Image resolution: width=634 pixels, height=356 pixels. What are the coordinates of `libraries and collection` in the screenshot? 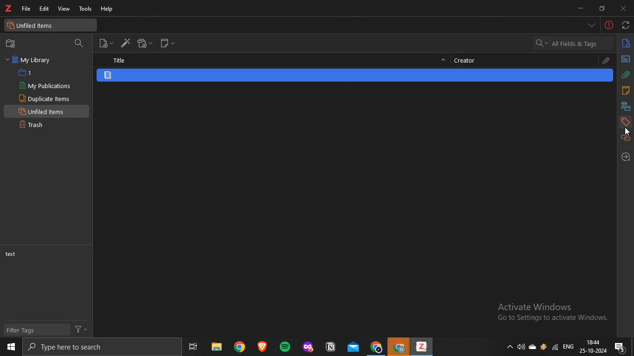 It's located at (626, 107).